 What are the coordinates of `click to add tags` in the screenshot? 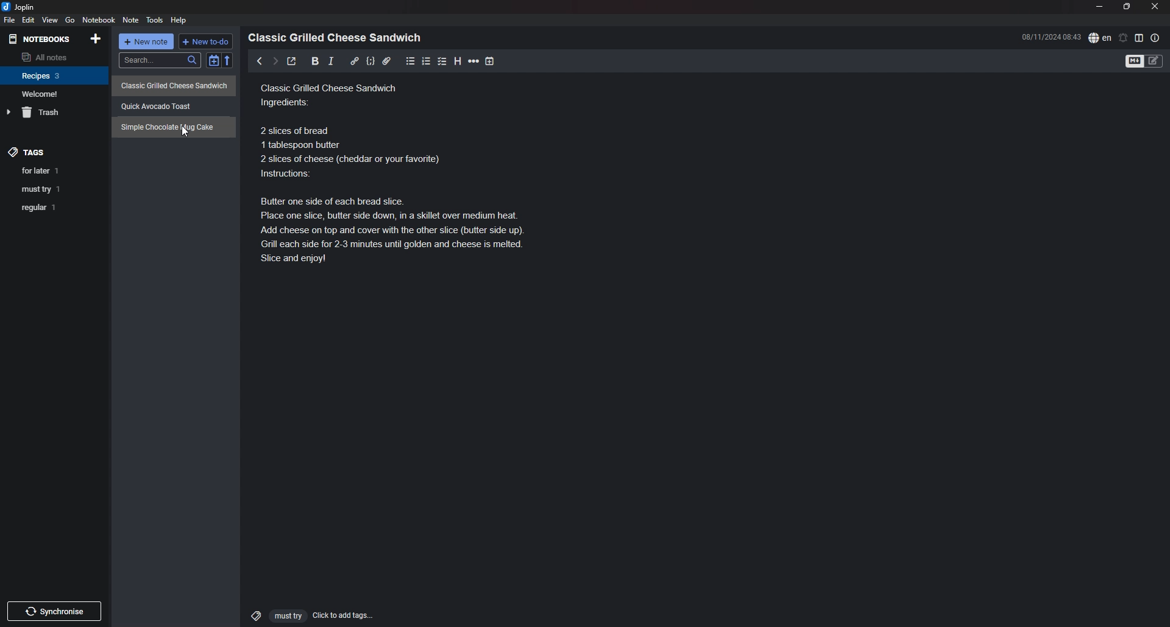 It's located at (307, 615).